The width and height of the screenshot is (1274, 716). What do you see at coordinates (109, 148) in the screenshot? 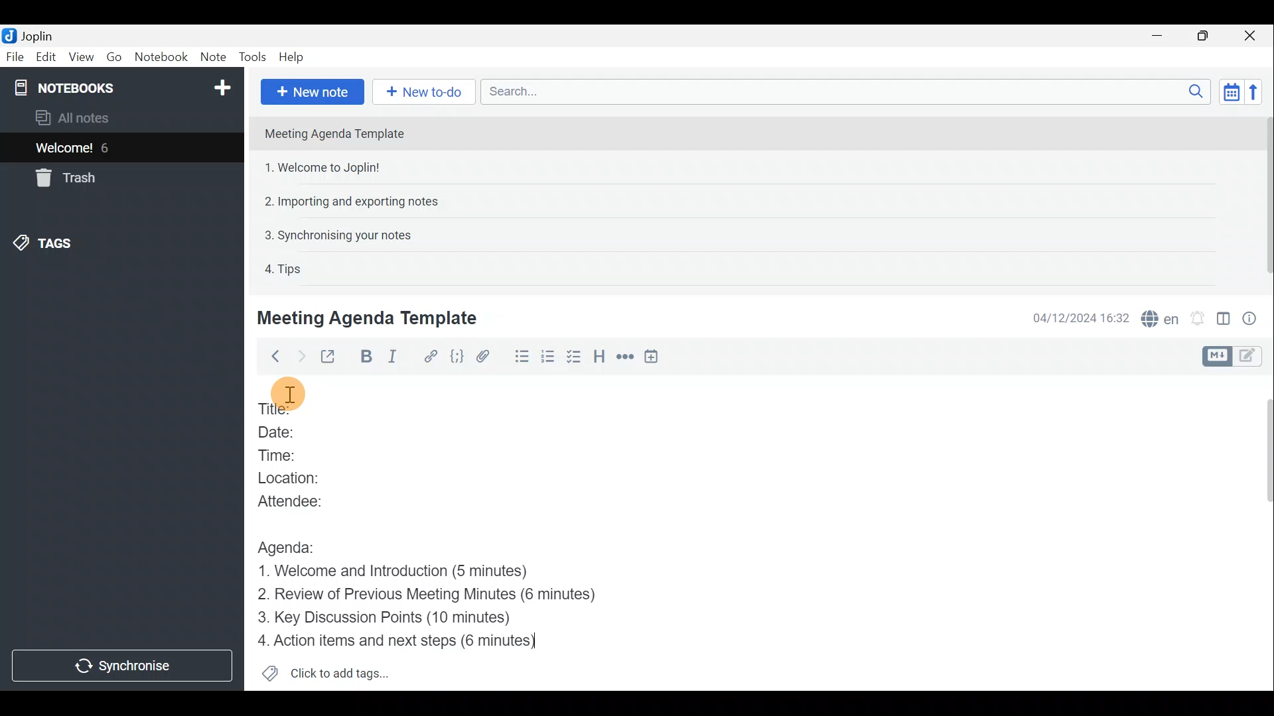
I see `6` at bounding box center [109, 148].